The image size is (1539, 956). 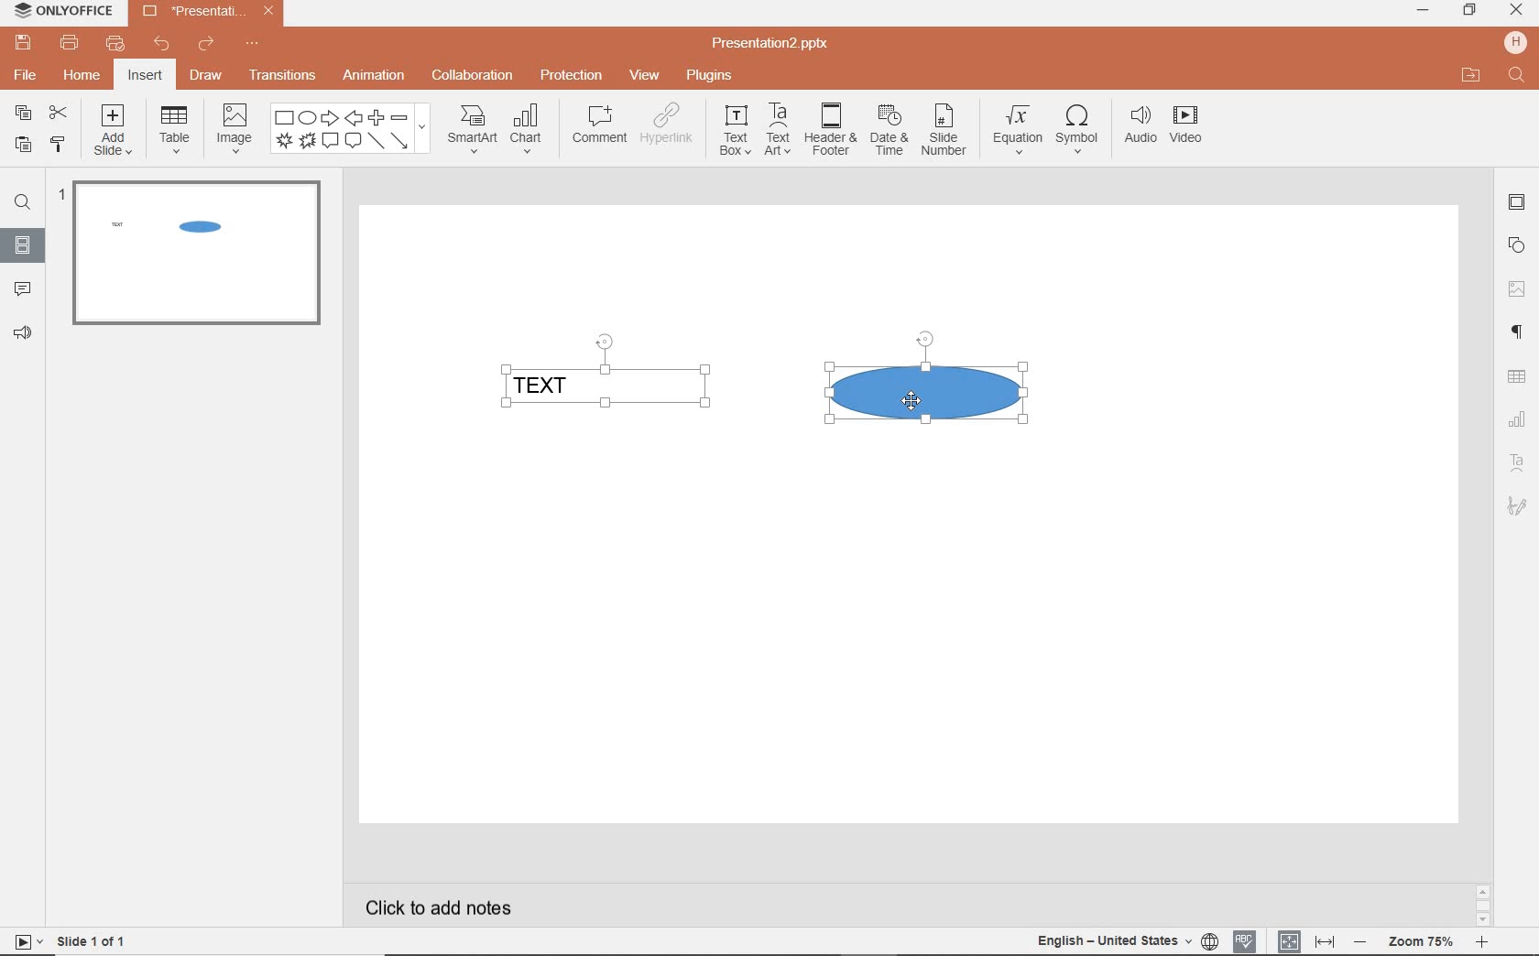 I want to click on smartart, so click(x=472, y=128).